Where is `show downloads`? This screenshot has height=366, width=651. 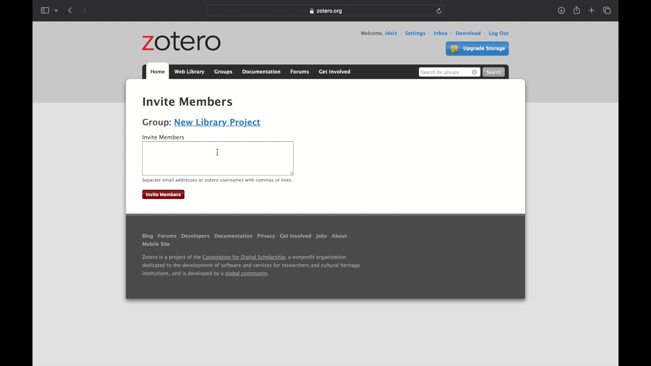
show downloads is located at coordinates (561, 11).